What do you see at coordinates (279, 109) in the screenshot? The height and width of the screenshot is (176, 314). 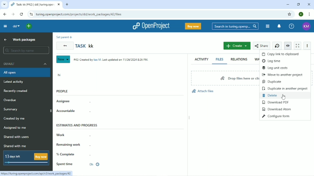 I see `Download Atom` at bounding box center [279, 109].